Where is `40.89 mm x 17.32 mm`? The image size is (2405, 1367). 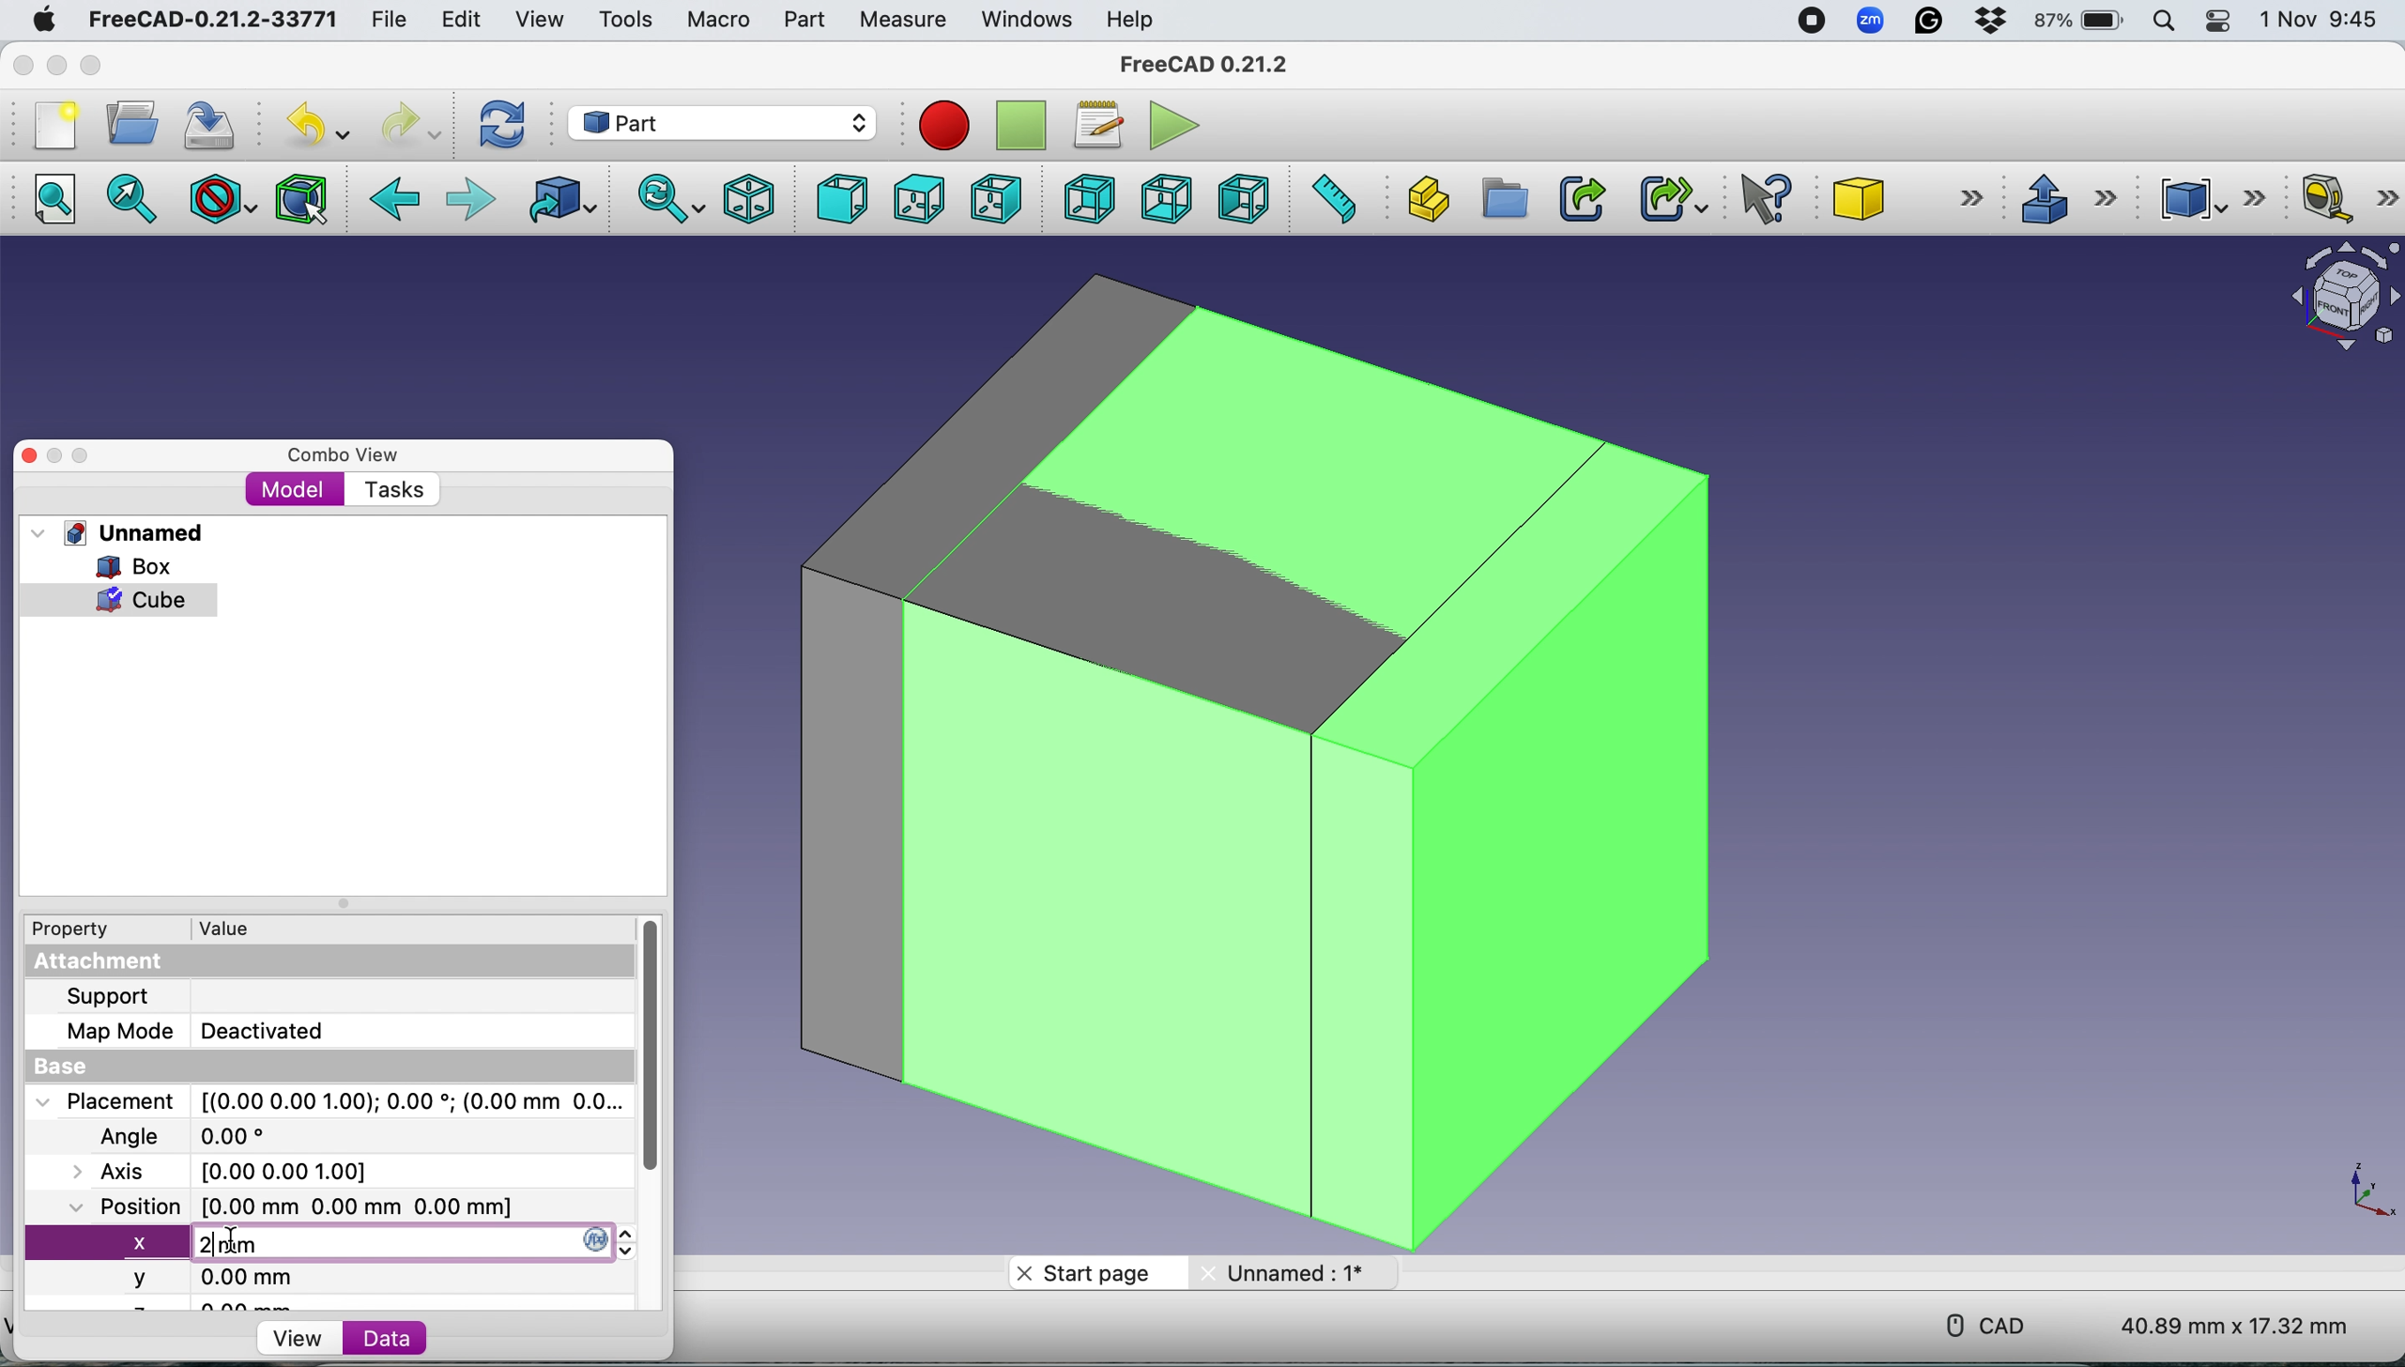 40.89 mm x 17.32 mm is located at coordinates (2219, 1323).